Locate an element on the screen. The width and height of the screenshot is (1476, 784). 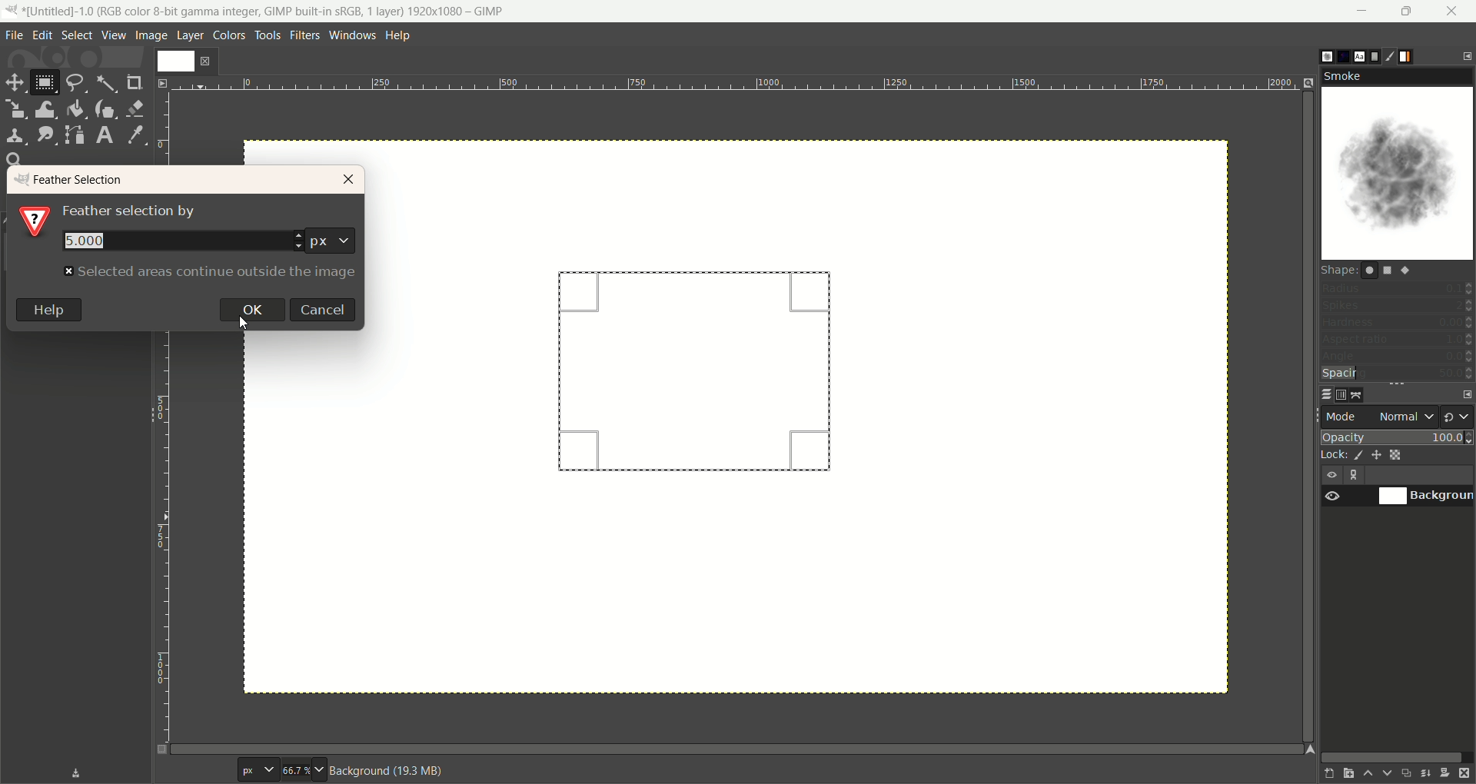
windows is located at coordinates (351, 35).